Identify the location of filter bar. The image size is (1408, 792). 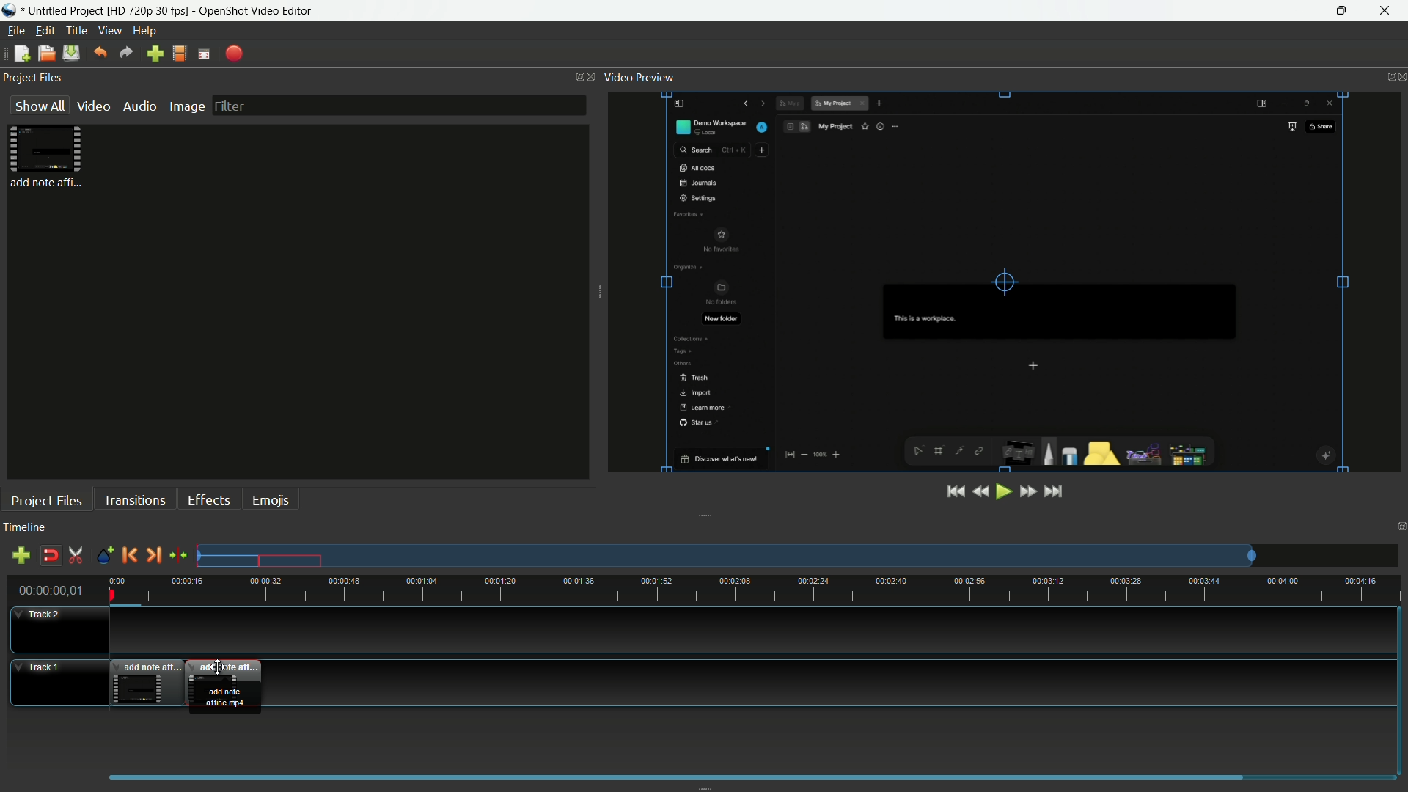
(398, 105).